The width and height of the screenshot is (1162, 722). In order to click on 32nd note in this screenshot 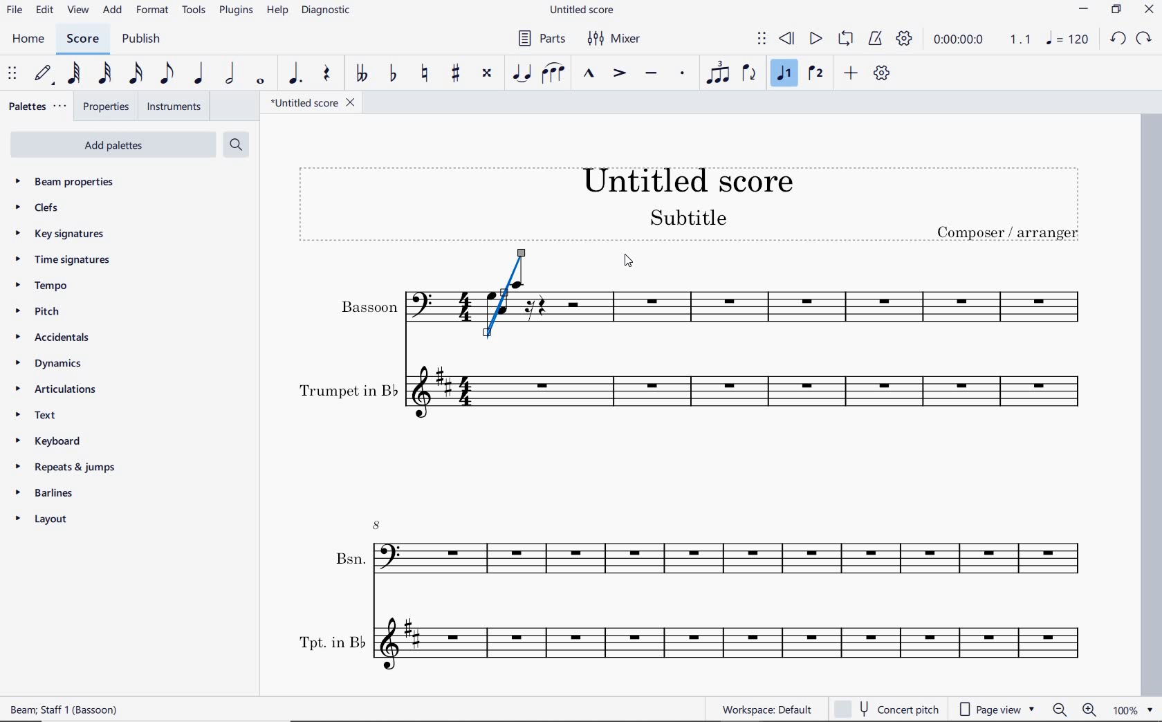, I will do `click(104, 73)`.